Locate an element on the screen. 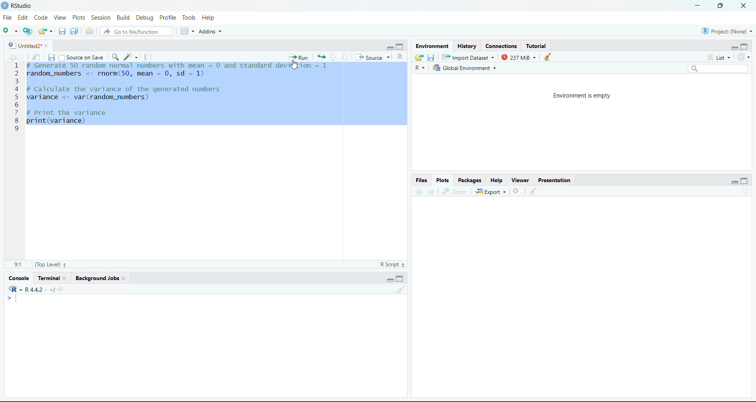 The image size is (756, 402). Edit is located at coordinates (23, 18).